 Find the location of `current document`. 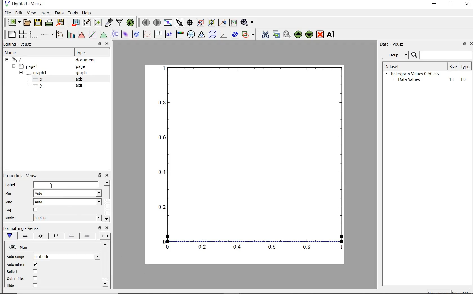

current document is located at coordinates (18, 60).